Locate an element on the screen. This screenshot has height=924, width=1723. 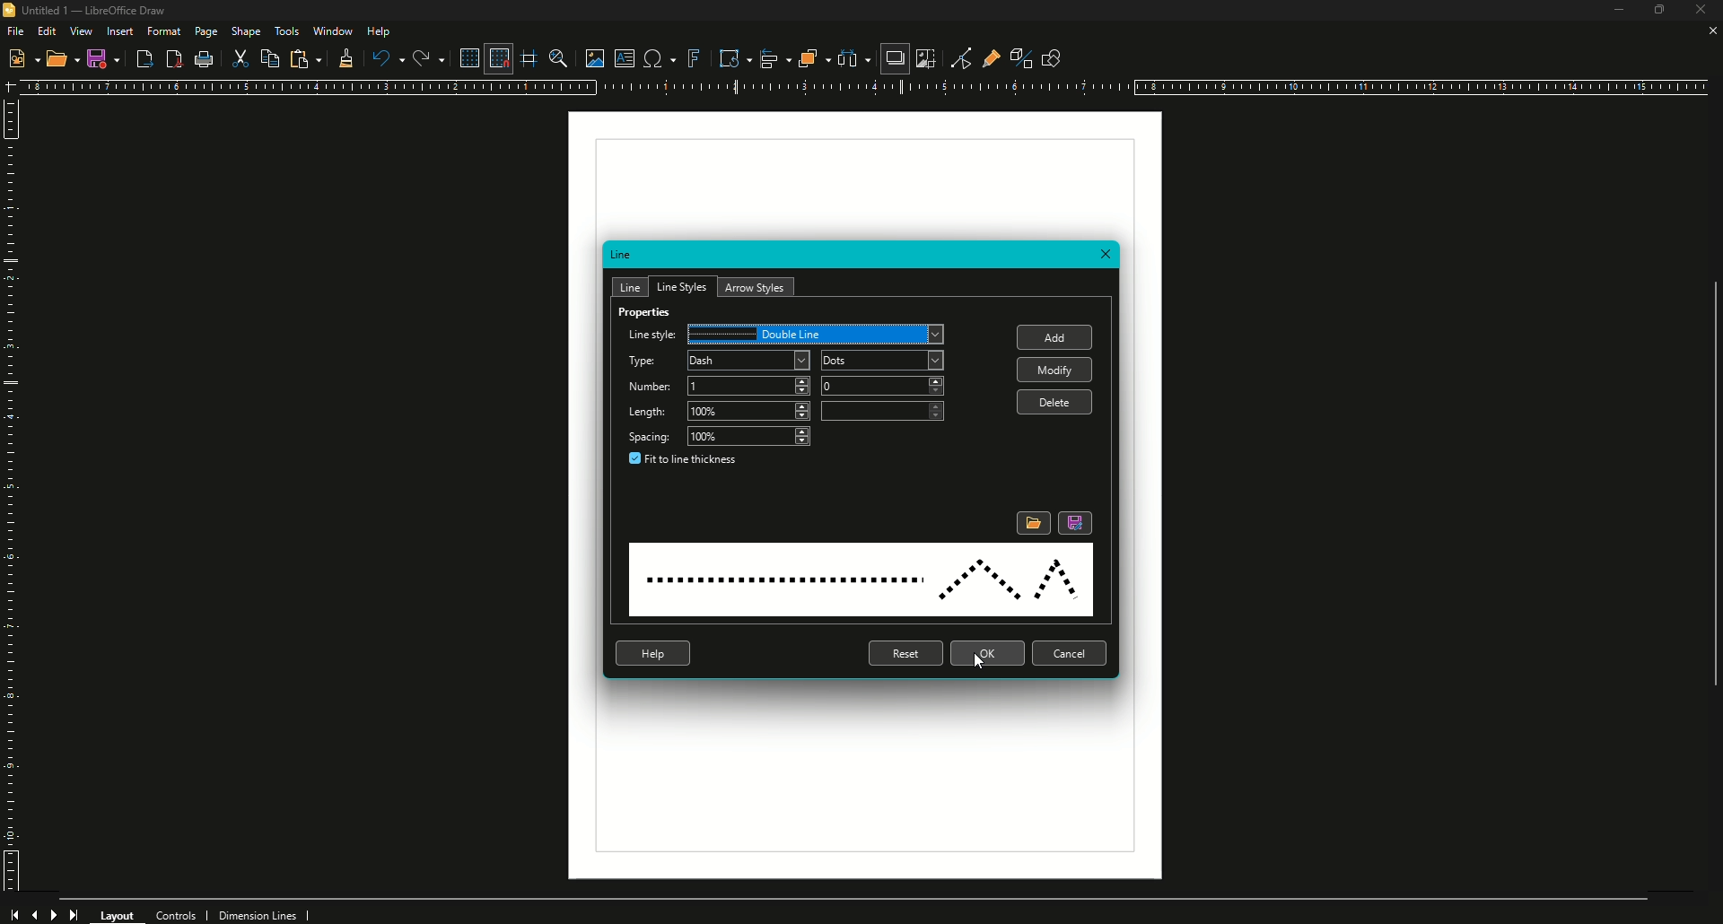
100% is located at coordinates (750, 437).